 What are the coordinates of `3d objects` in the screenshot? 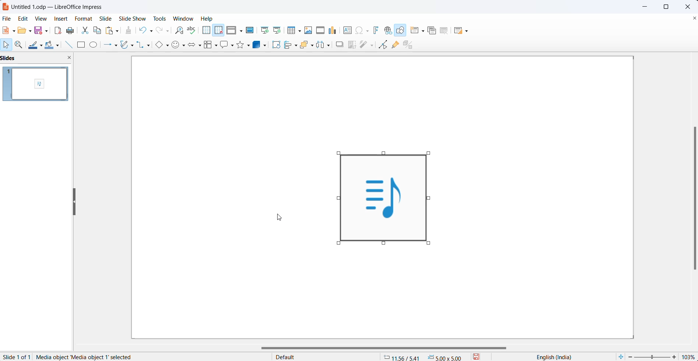 It's located at (258, 45).